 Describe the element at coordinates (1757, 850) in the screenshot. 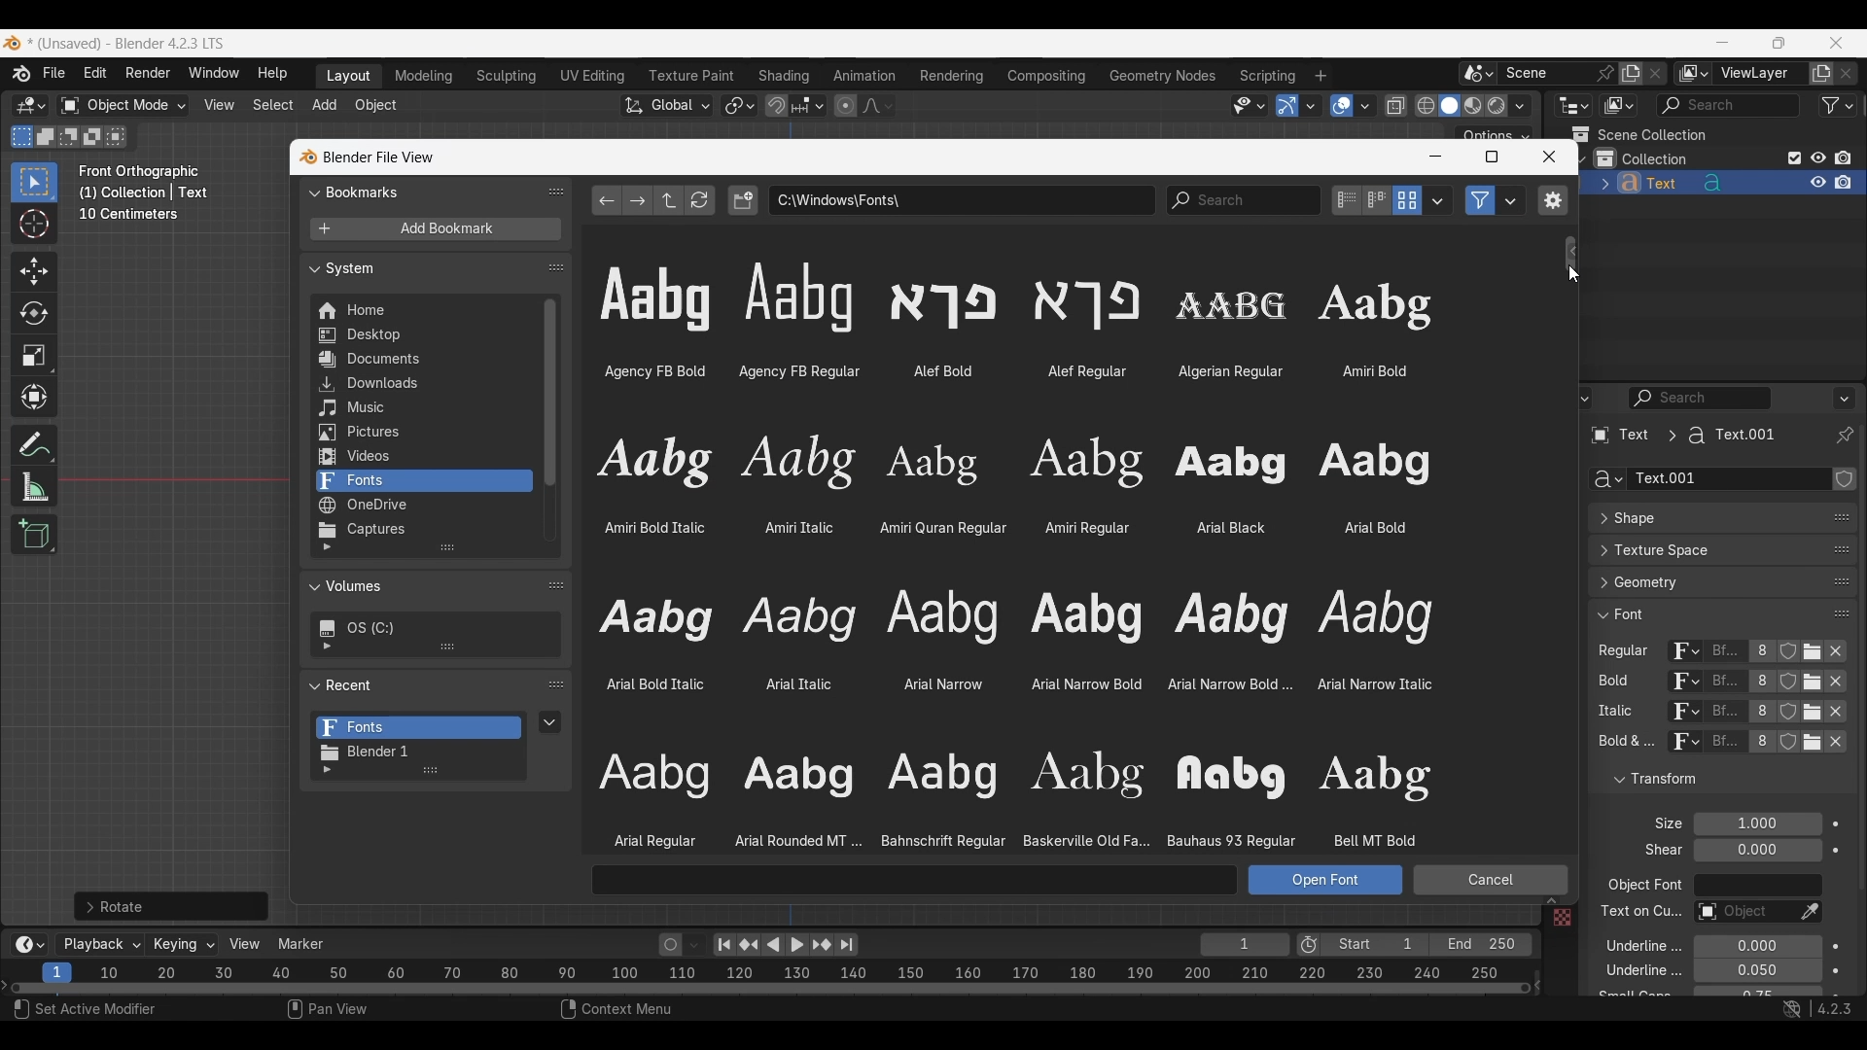

I see `Shear` at that location.